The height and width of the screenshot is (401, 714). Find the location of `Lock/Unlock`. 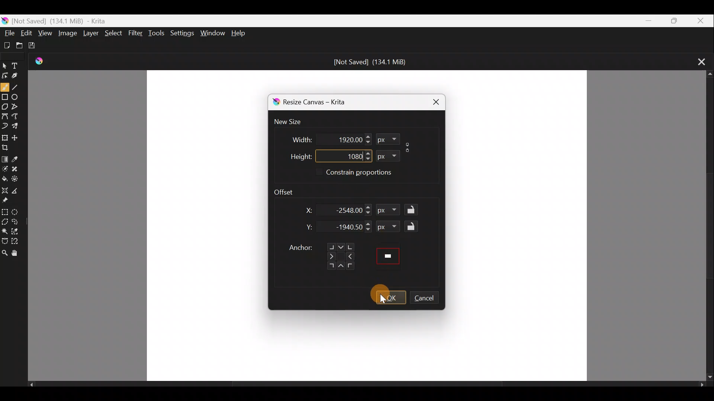

Lock/Unlock is located at coordinates (413, 210).